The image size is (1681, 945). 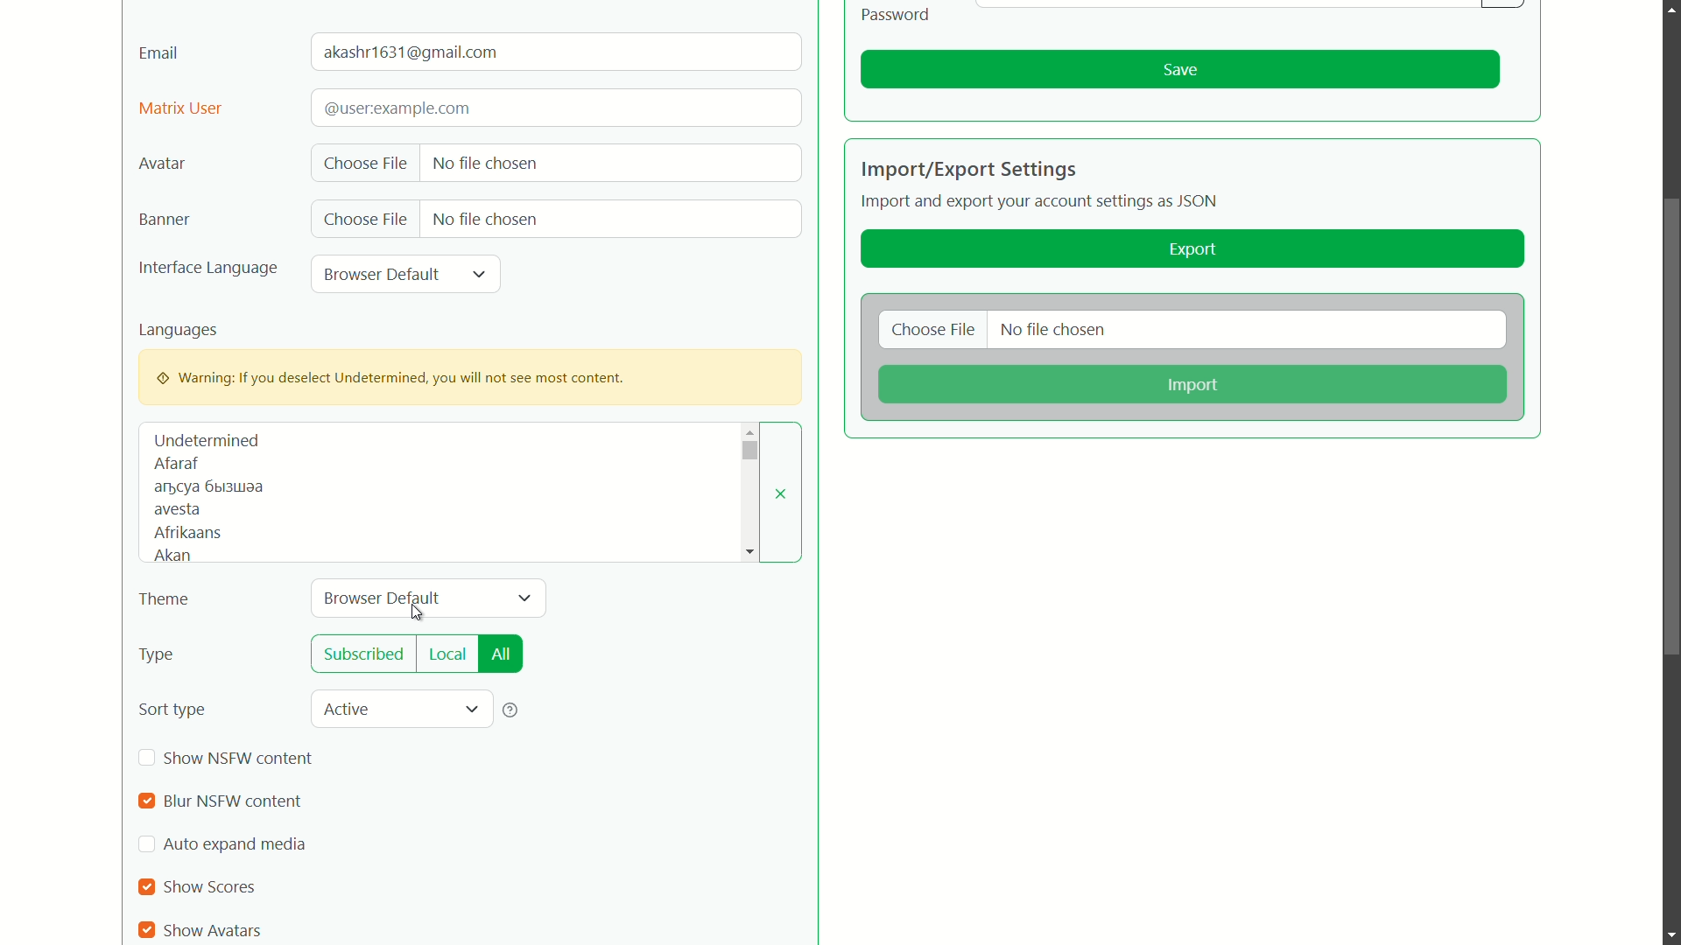 What do you see at coordinates (350, 708) in the screenshot?
I see `active` at bounding box center [350, 708].